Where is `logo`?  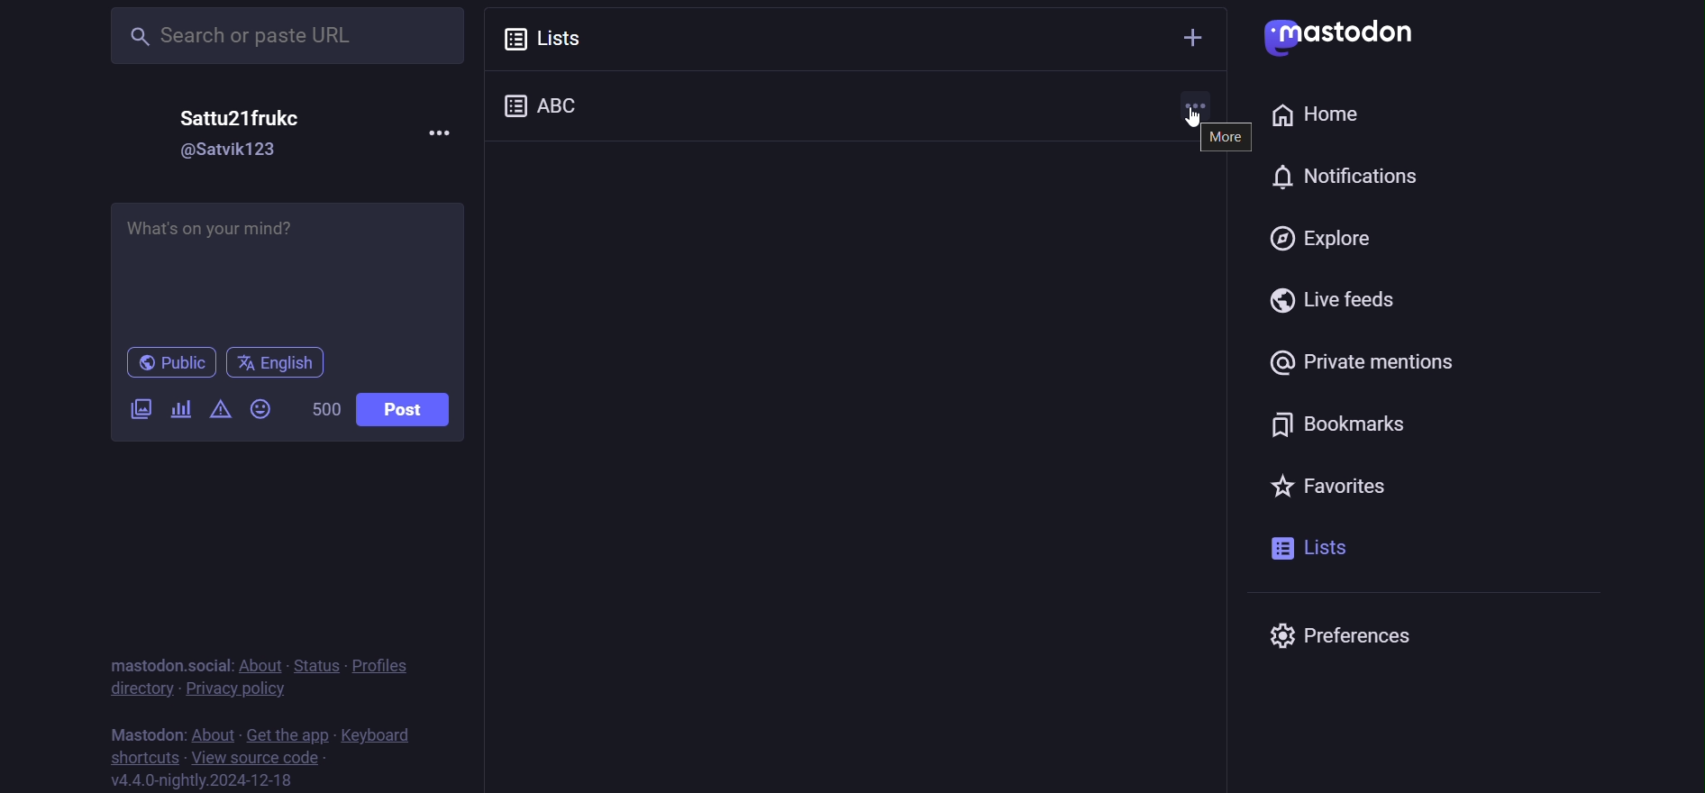 logo is located at coordinates (1342, 36).